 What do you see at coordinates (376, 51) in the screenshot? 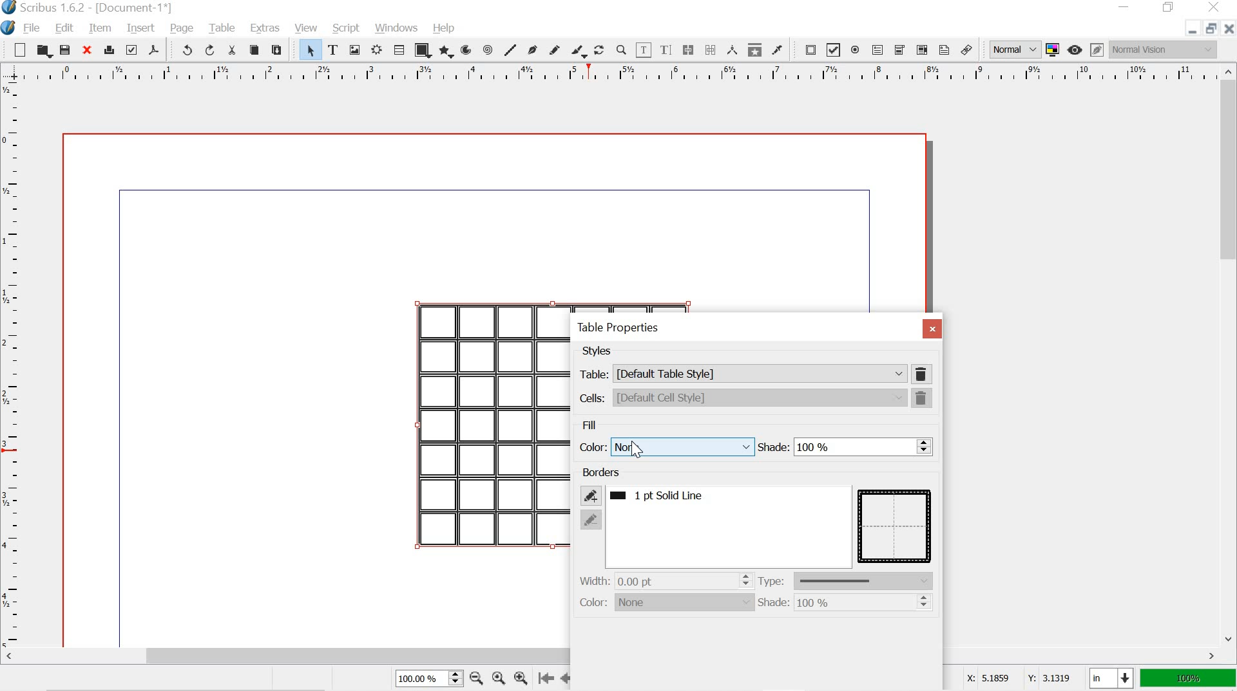
I see `render frame` at bounding box center [376, 51].